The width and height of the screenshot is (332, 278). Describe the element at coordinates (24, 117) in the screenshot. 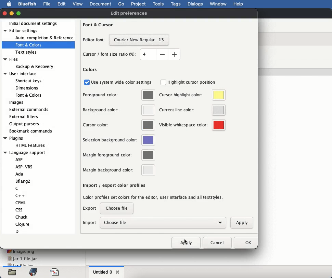

I see `external filters ` at that location.